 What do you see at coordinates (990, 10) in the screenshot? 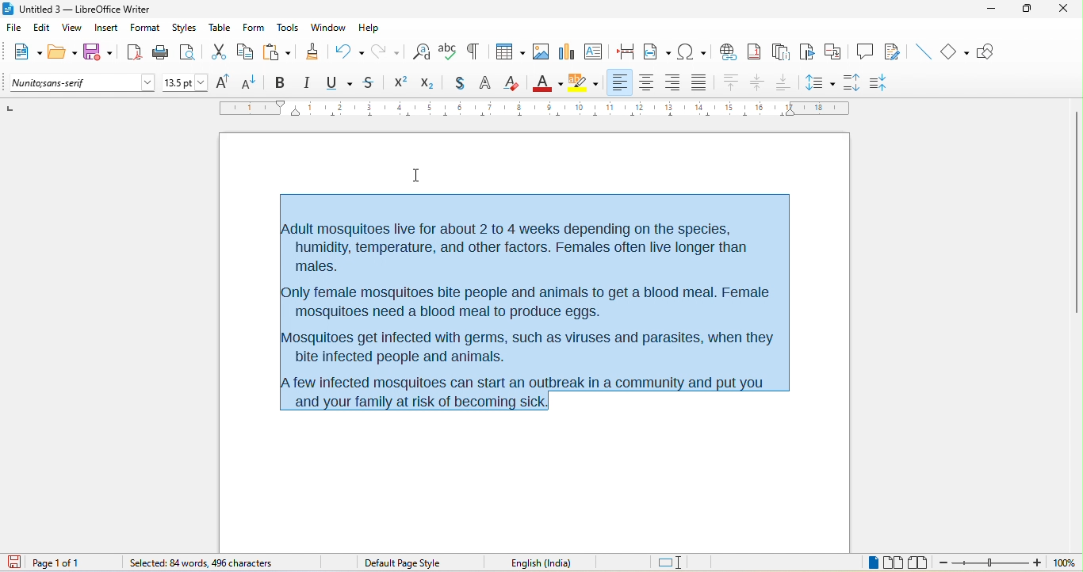
I see `minimize` at bounding box center [990, 10].